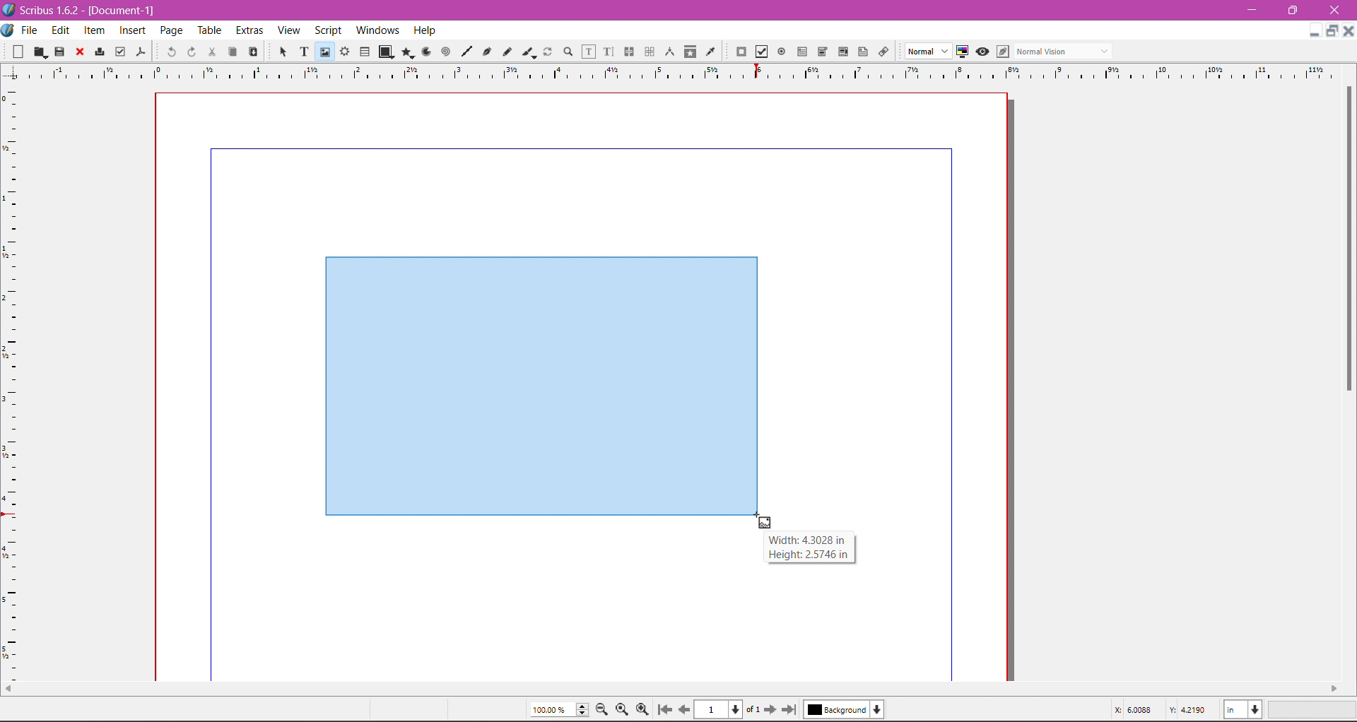  Describe the element at coordinates (679, 71) in the screenshot. I see `Horizontal Ruler` at that location.